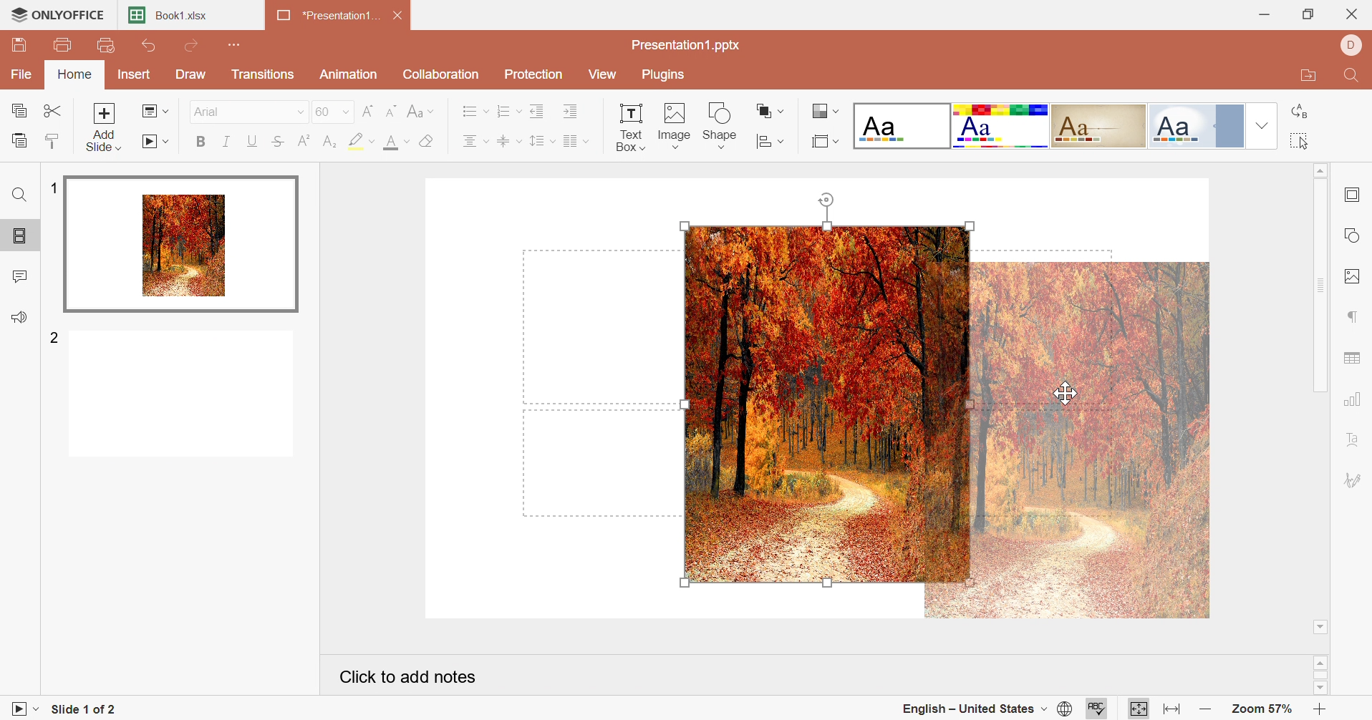  I want to click on ONLYOFFICE, so click(59, 14).